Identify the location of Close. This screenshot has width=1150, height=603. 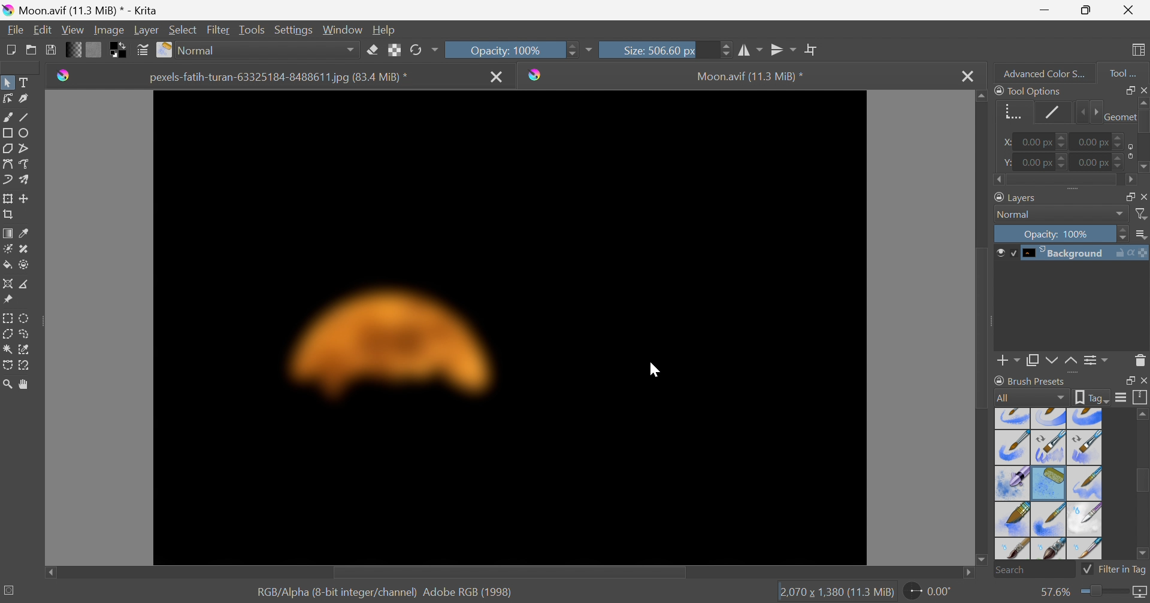
(1143, 196).